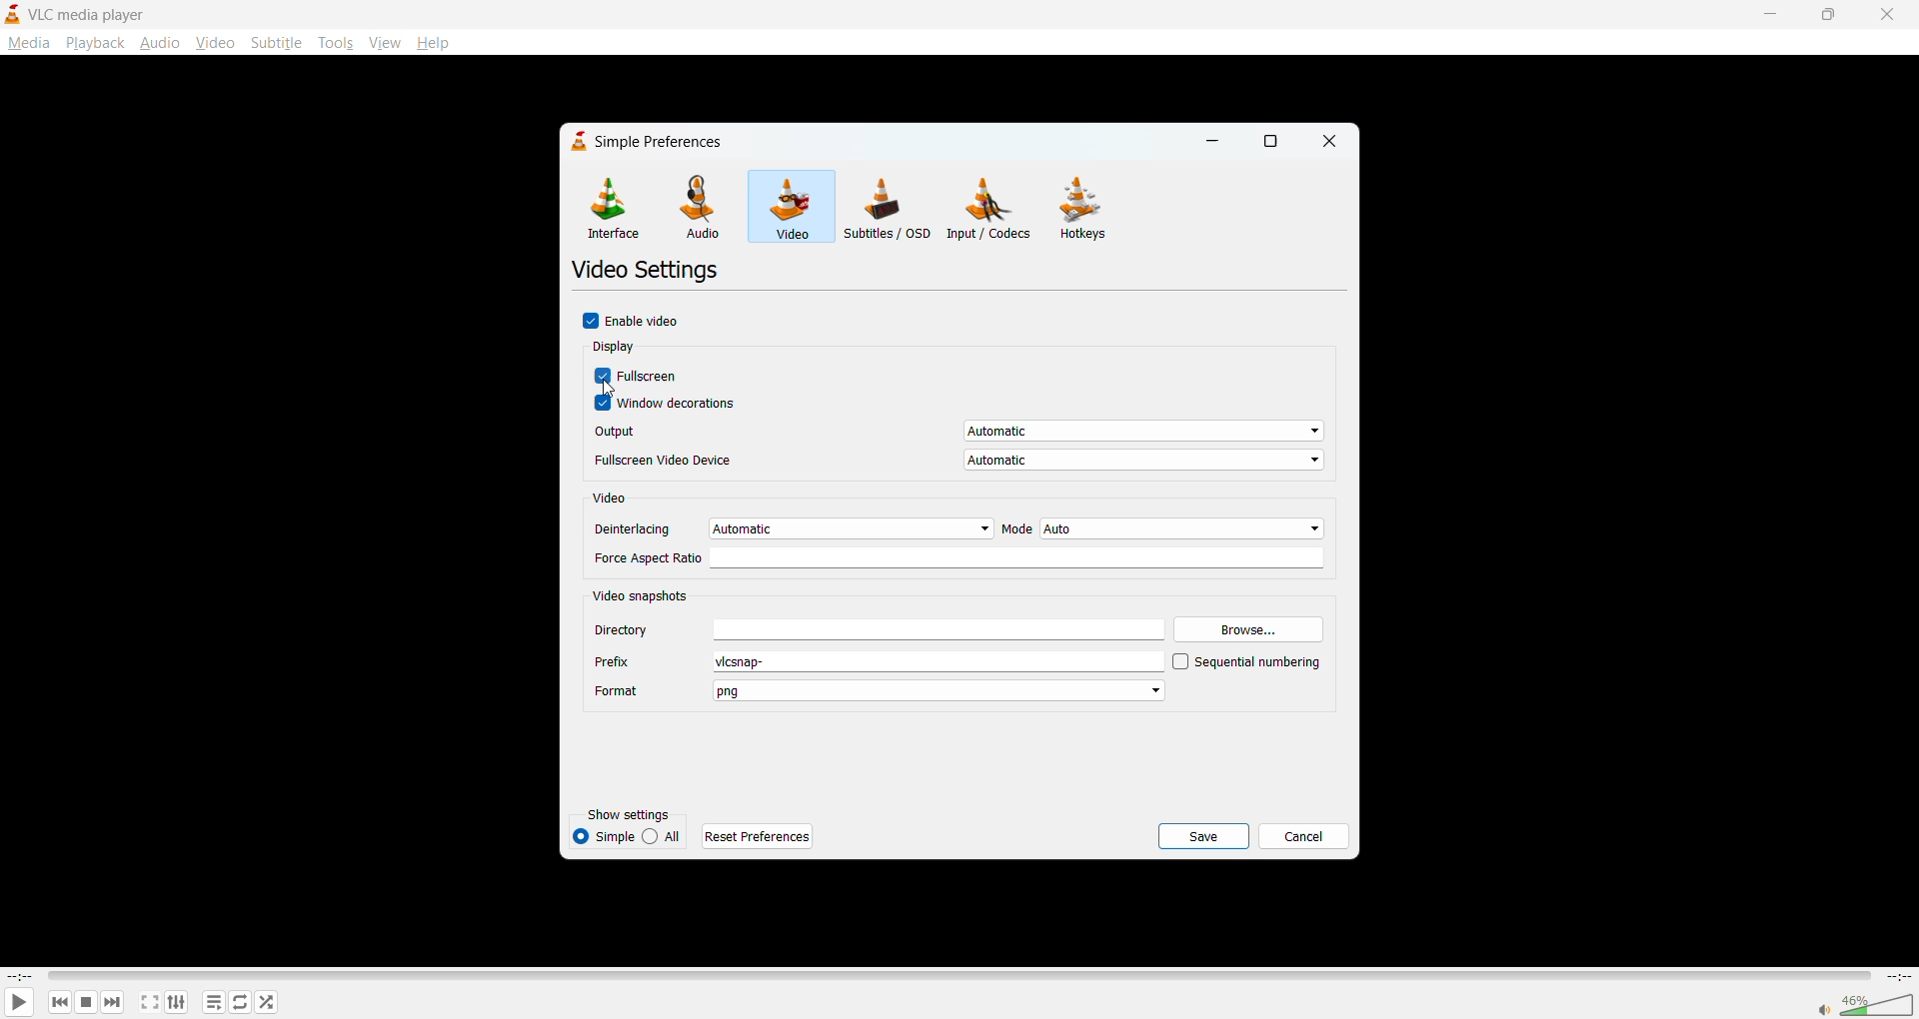  I want to click on simple, so click(603, 835).